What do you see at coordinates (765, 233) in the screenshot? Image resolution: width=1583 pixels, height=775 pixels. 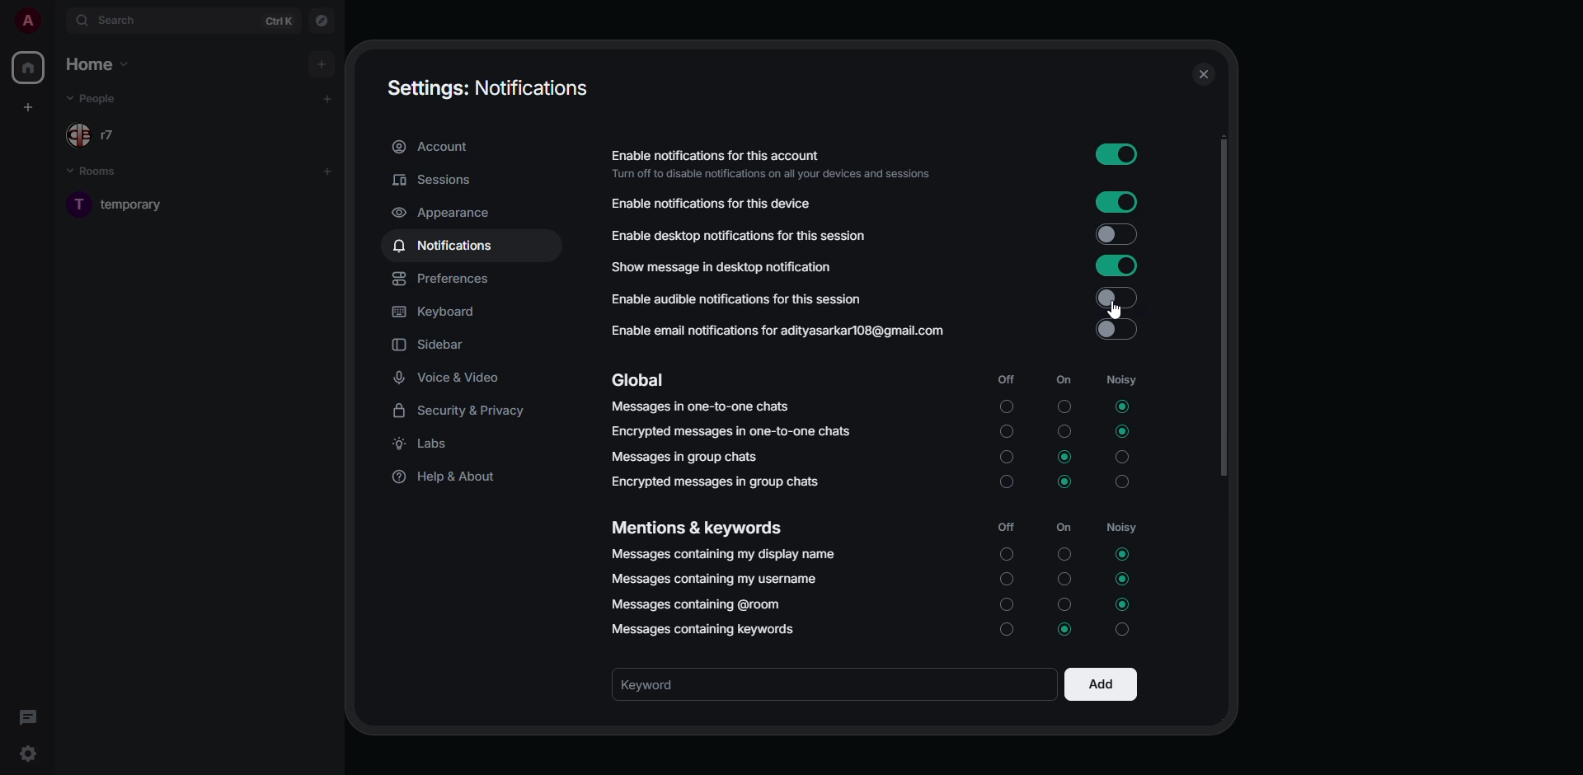 I see `enable desktop notifications for this session` at bounding box center [765, 233].